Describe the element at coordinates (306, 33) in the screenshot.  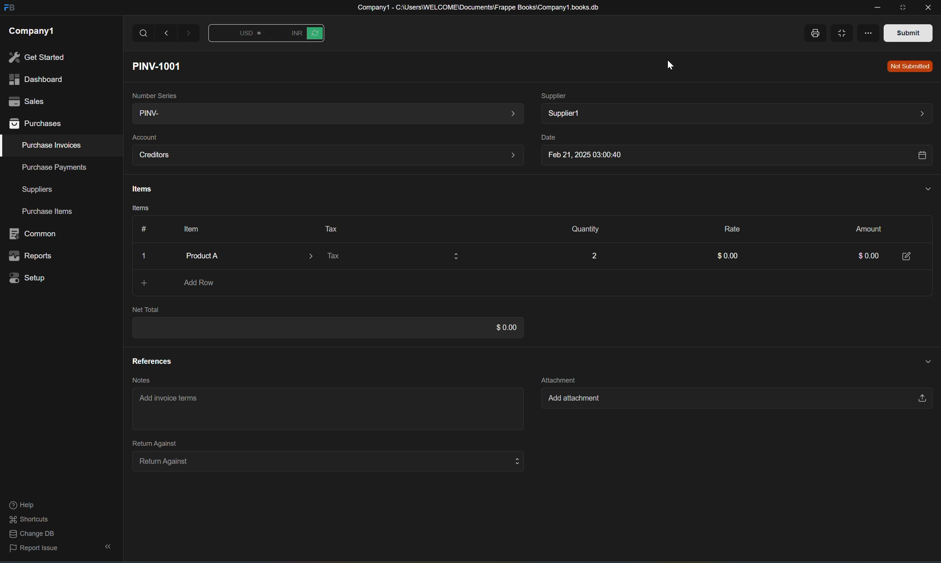
I see `Button` at that location.